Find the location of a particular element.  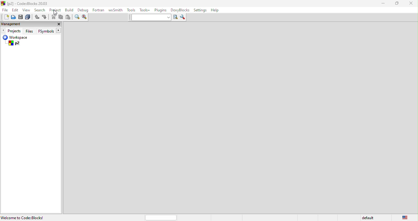

close is located at coordinates (412, 4).